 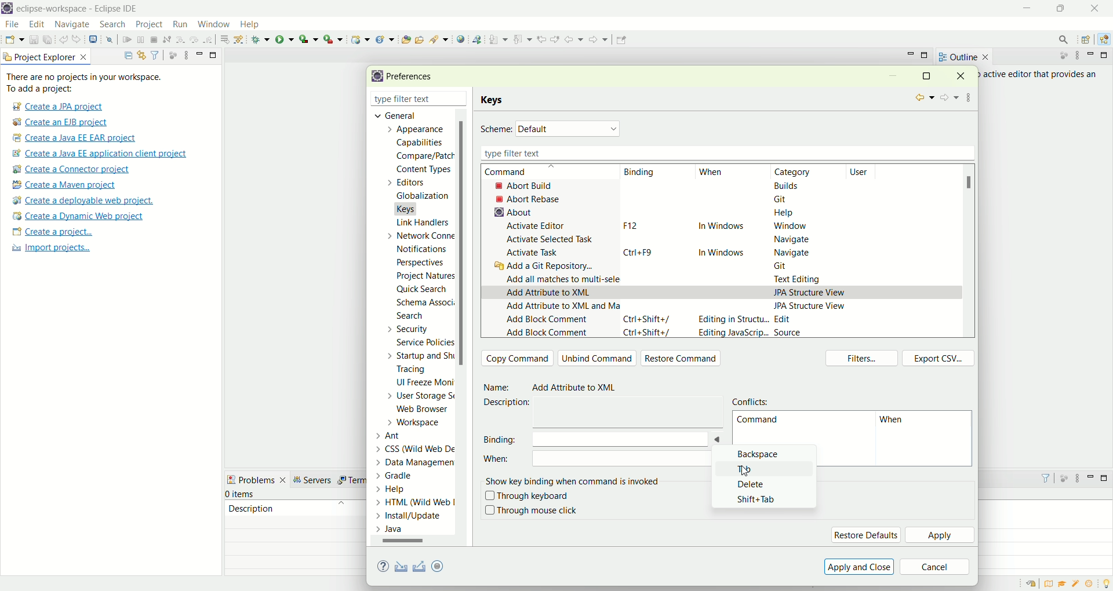 I want to click on minimize, so click(x=1093, y=55).